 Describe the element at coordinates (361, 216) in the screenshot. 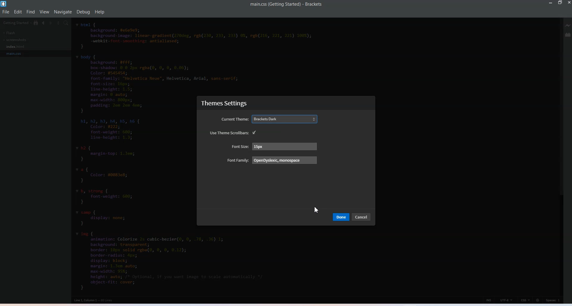

I see `cancel` at that location.